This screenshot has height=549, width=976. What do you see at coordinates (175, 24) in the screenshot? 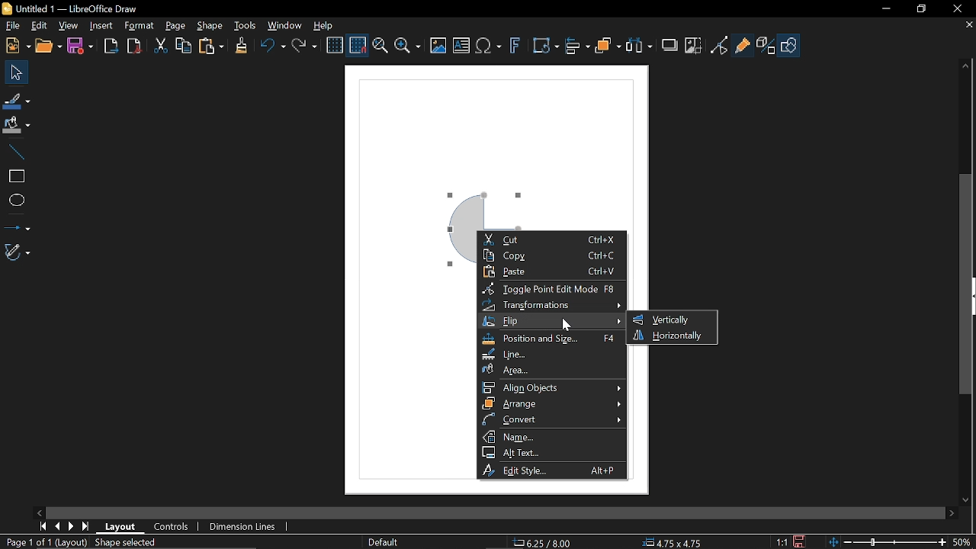
I see `page` at bounding box center [175, 24].